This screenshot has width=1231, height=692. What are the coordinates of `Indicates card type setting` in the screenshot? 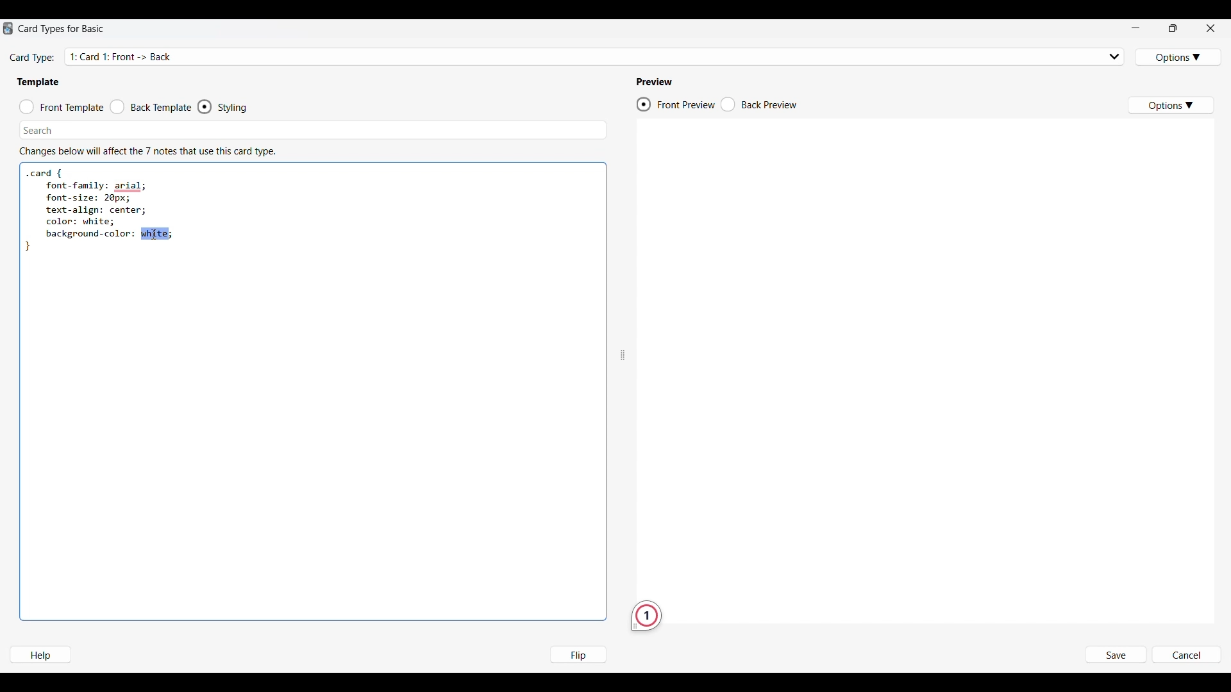 It's located at (33, 58).